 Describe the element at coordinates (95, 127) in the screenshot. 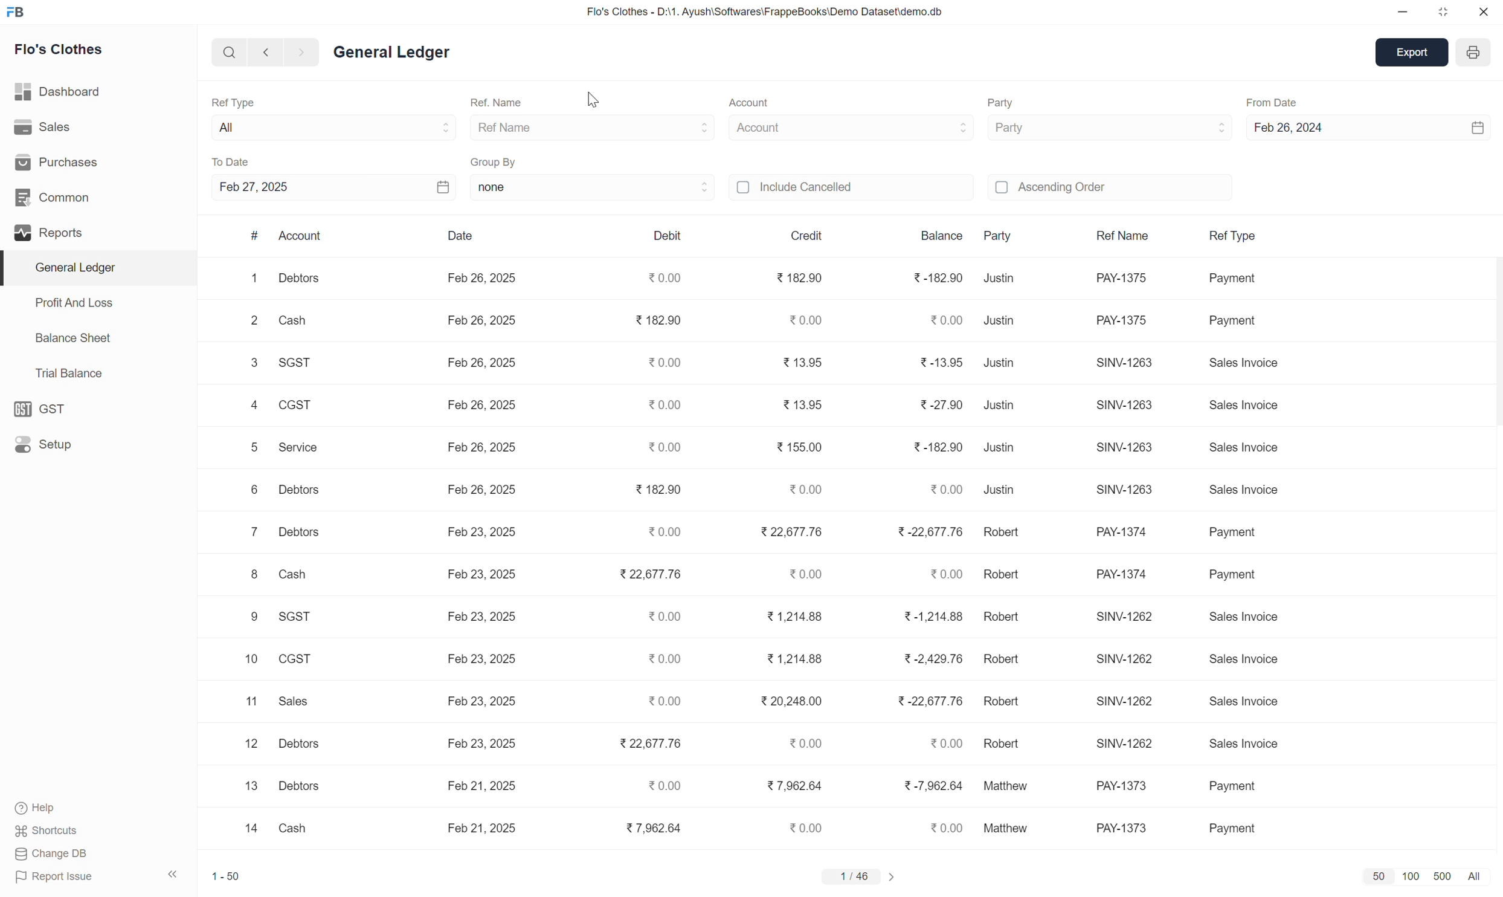

I see `sales` at that location.